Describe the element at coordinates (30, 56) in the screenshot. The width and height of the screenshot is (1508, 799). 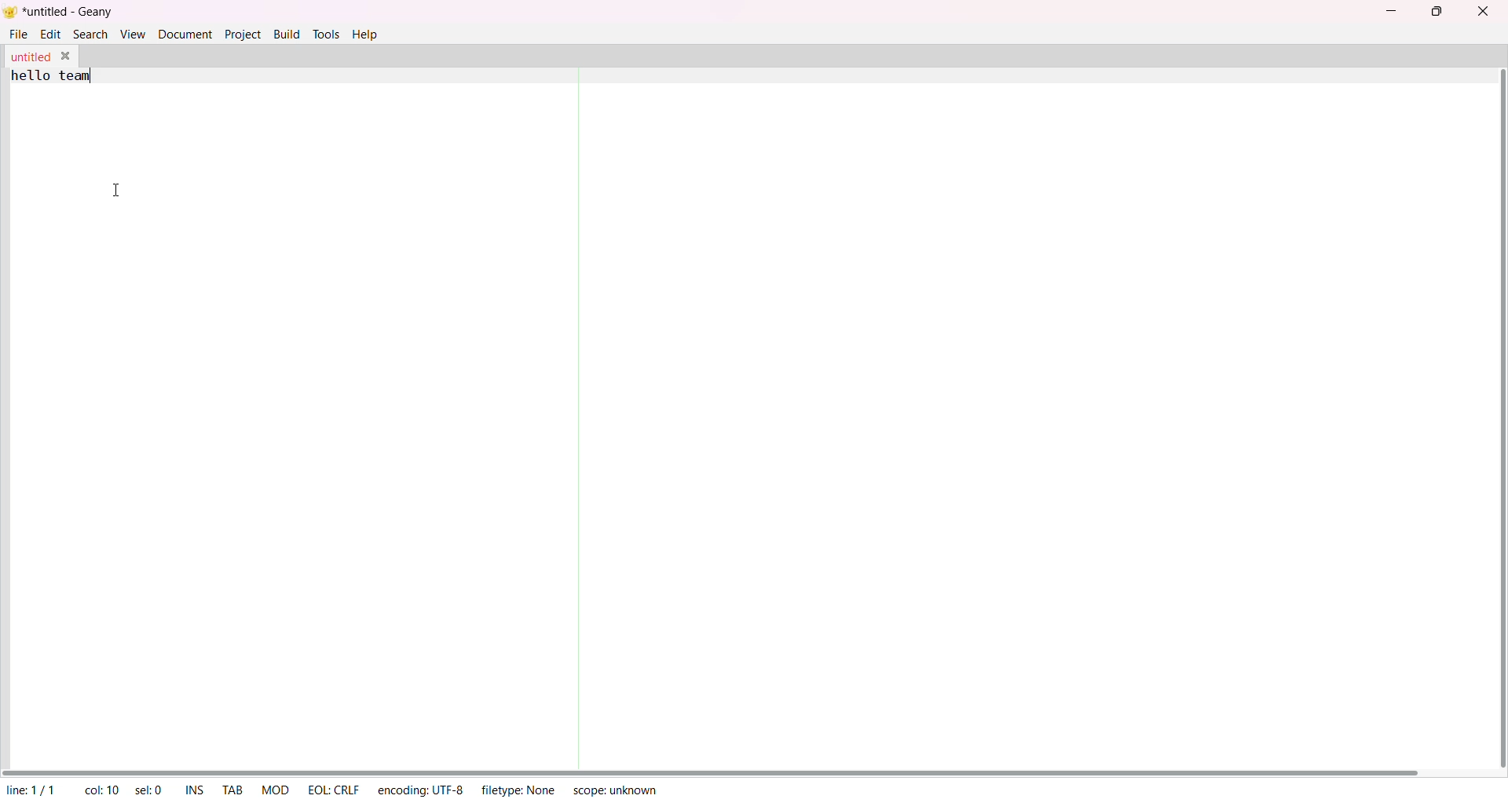
I see `untitled` at that location.